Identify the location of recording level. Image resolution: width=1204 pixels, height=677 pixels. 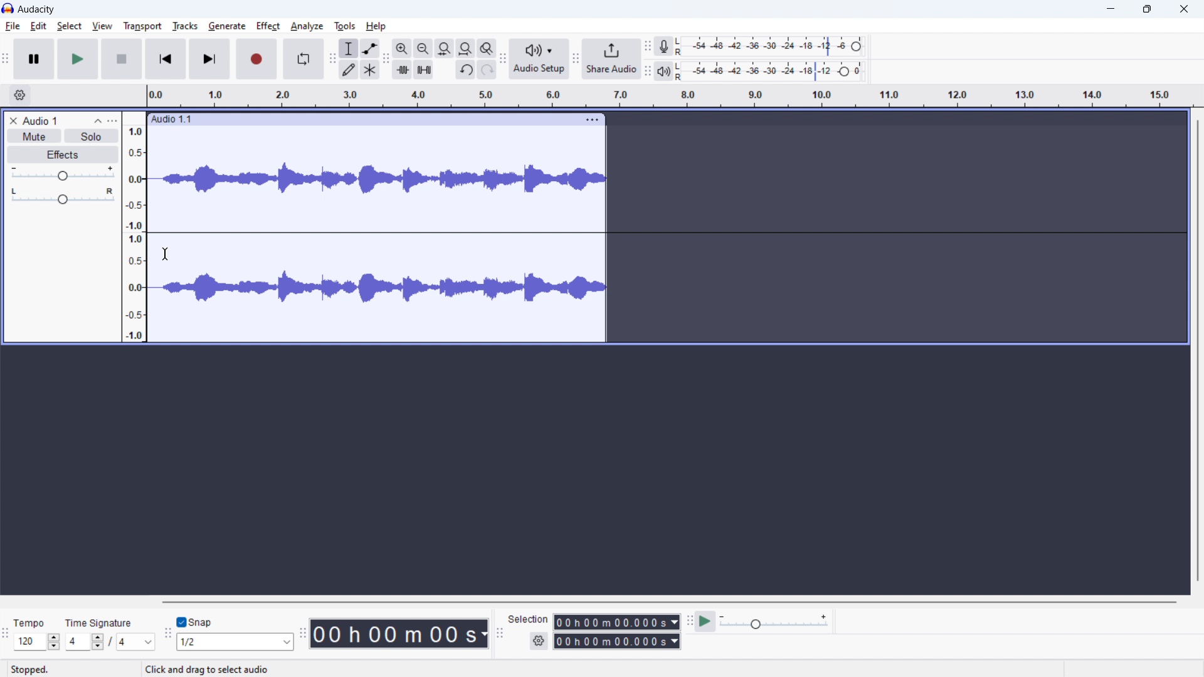
(773, 46).